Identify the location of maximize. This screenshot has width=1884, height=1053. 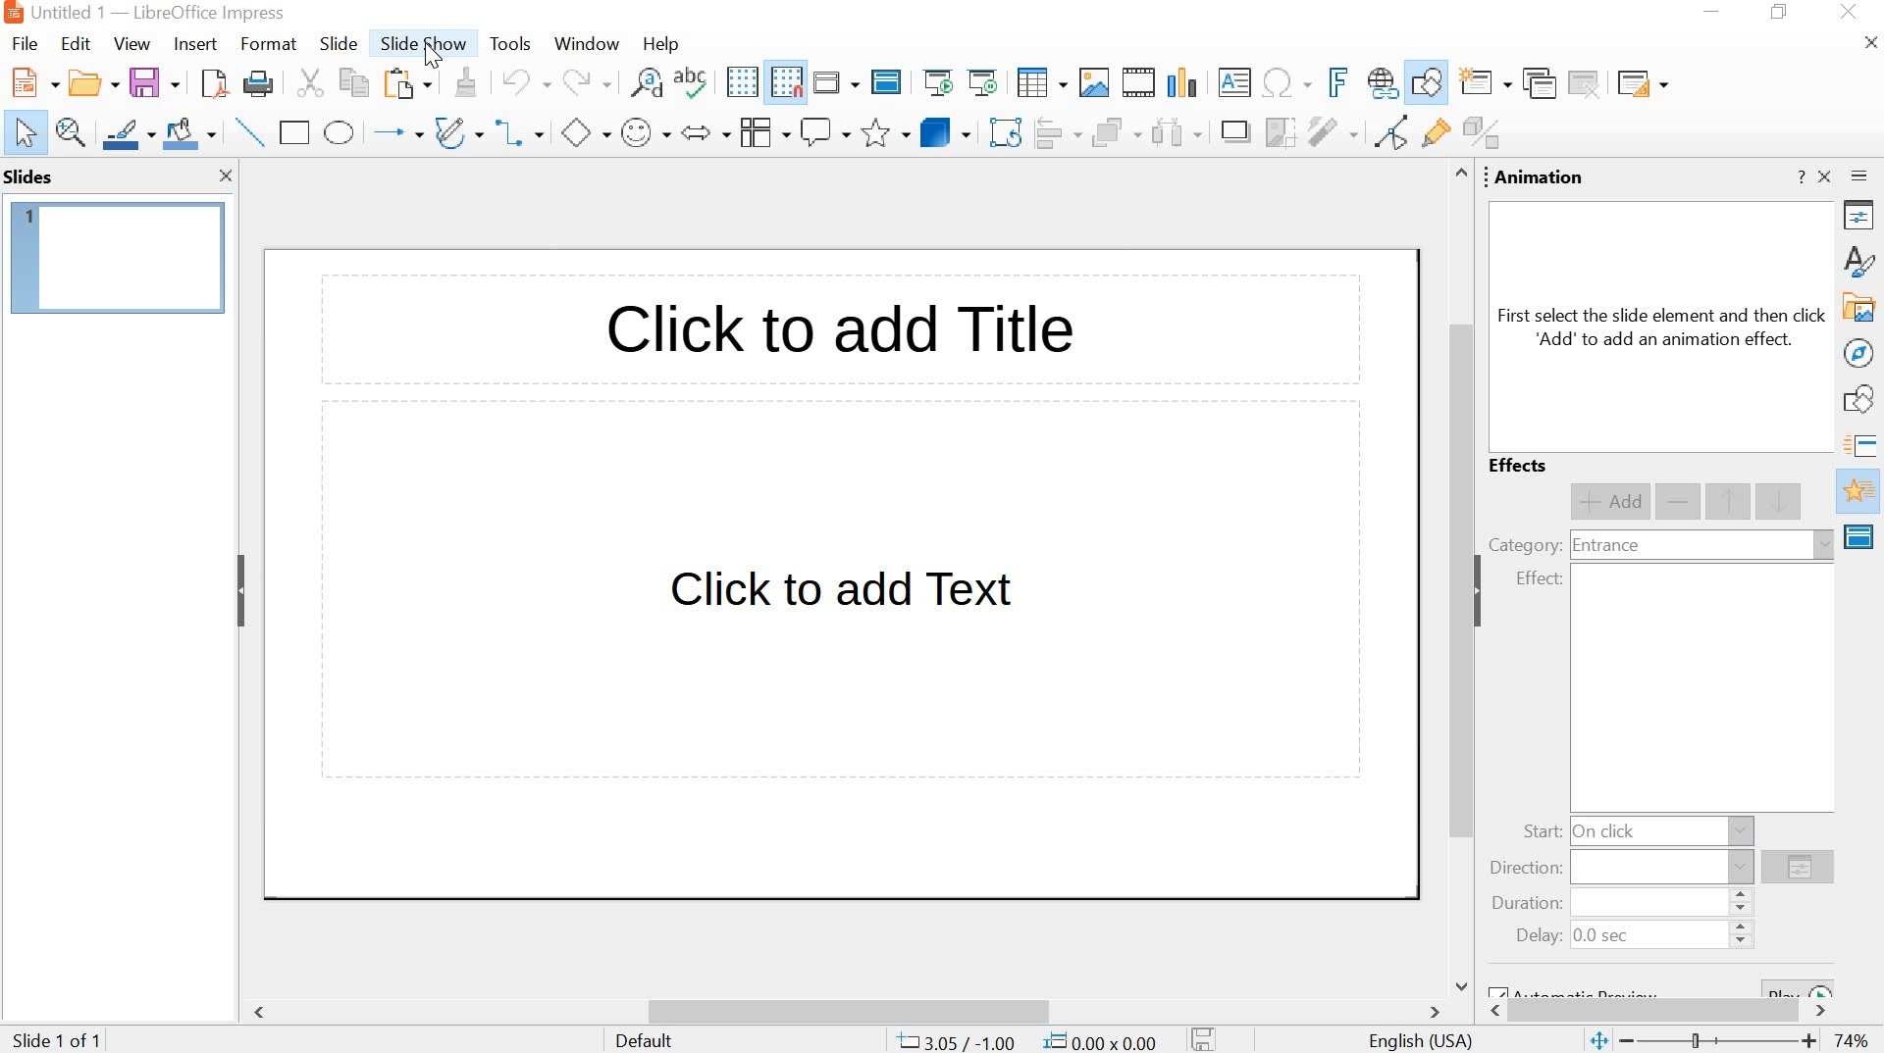
(1783, 14).